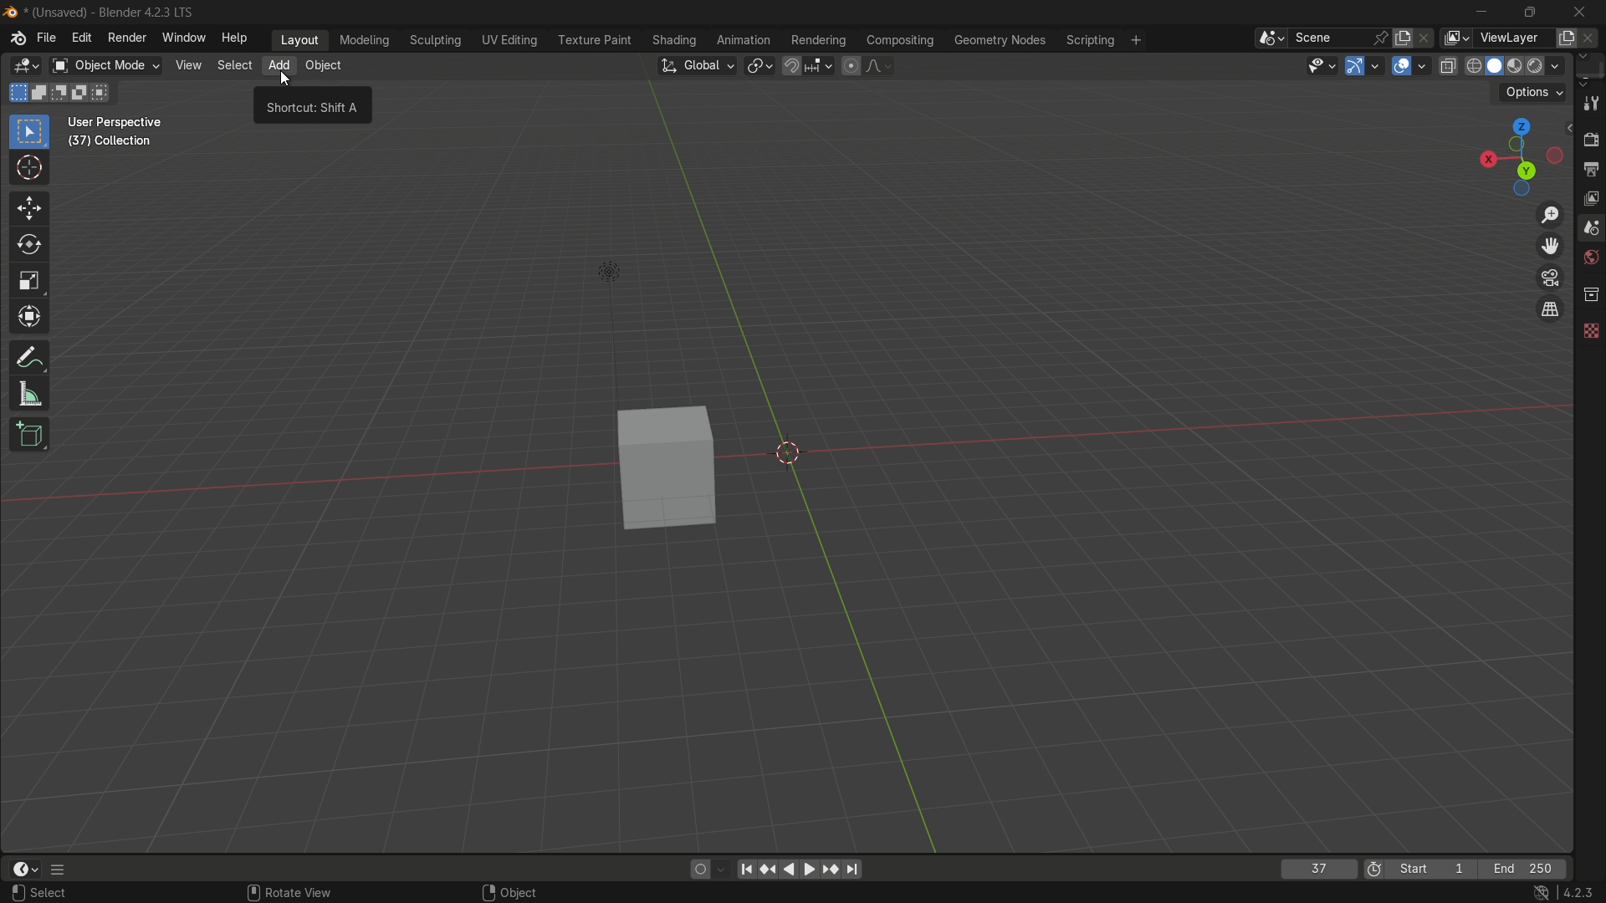  What do you see at coordinates (1372, 868) in the screenshot?
I see `use preview range` at bounding box center [1372, 868].